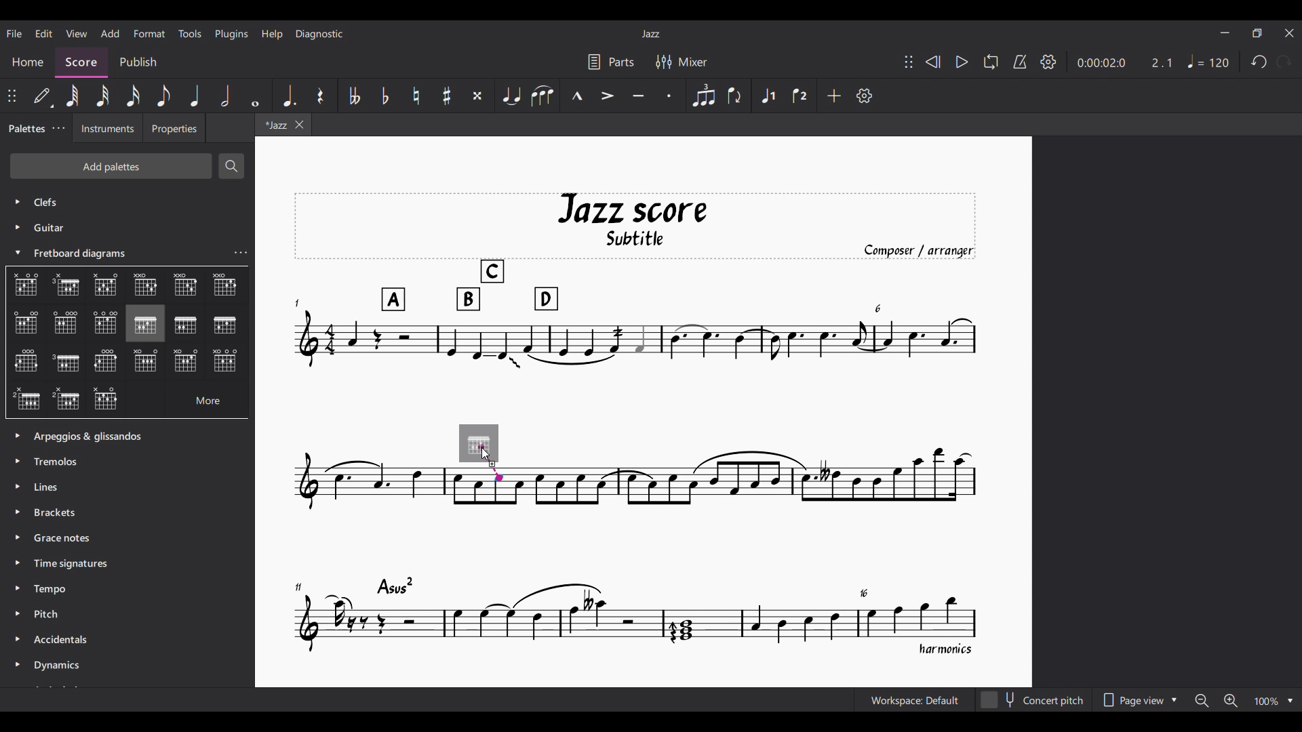  Describe the element at coordinates (77, 666) in the screenshot. I see `Dynamics` at that location.